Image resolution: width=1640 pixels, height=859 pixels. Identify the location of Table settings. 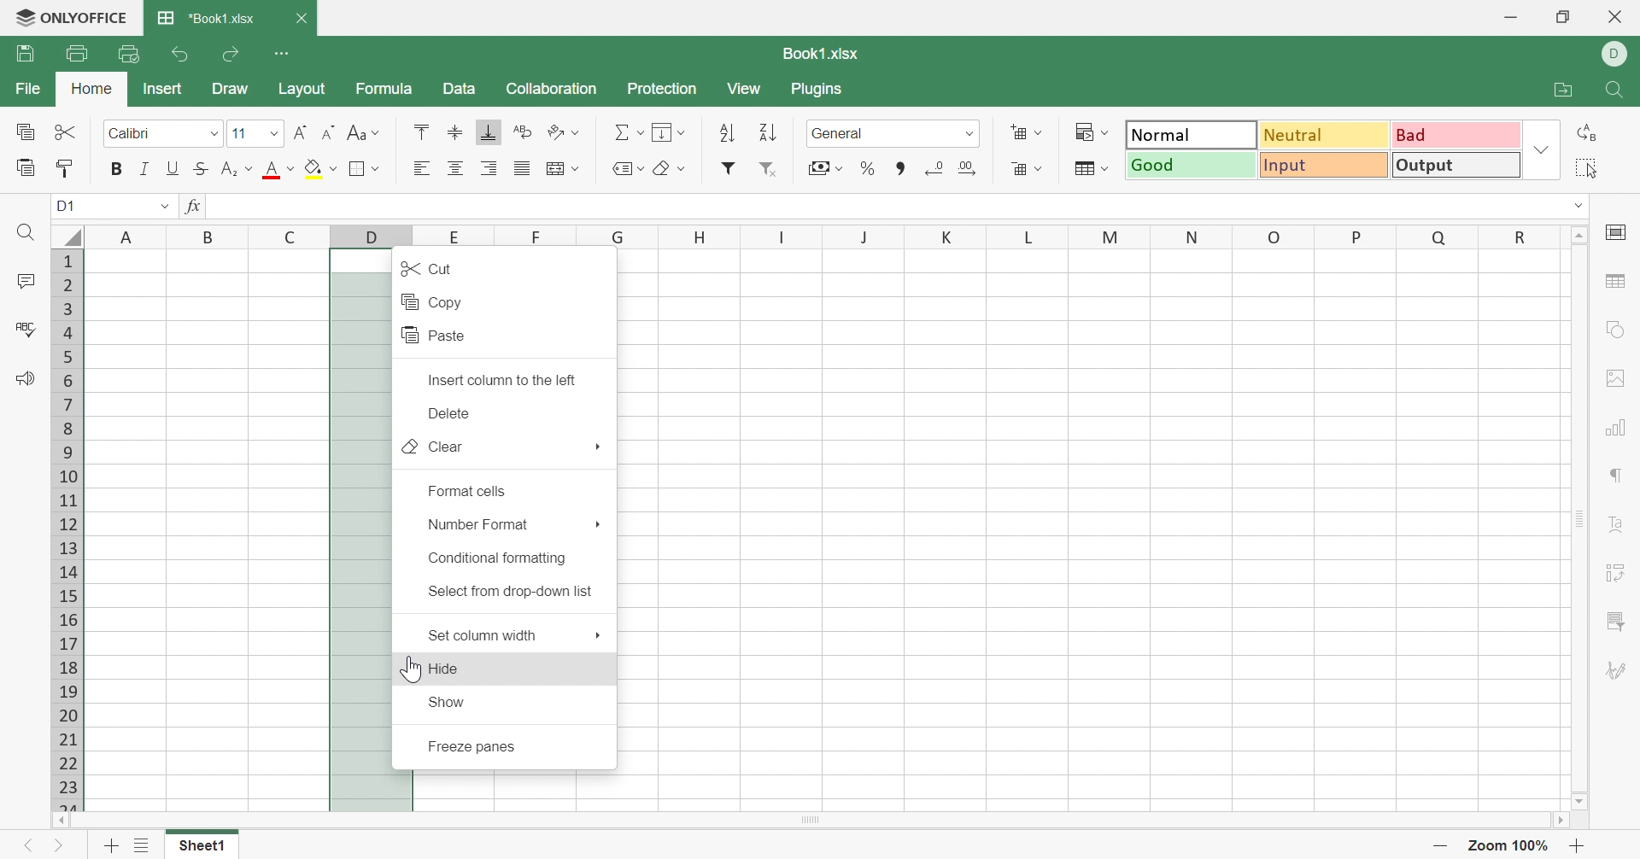
(1619, 280).